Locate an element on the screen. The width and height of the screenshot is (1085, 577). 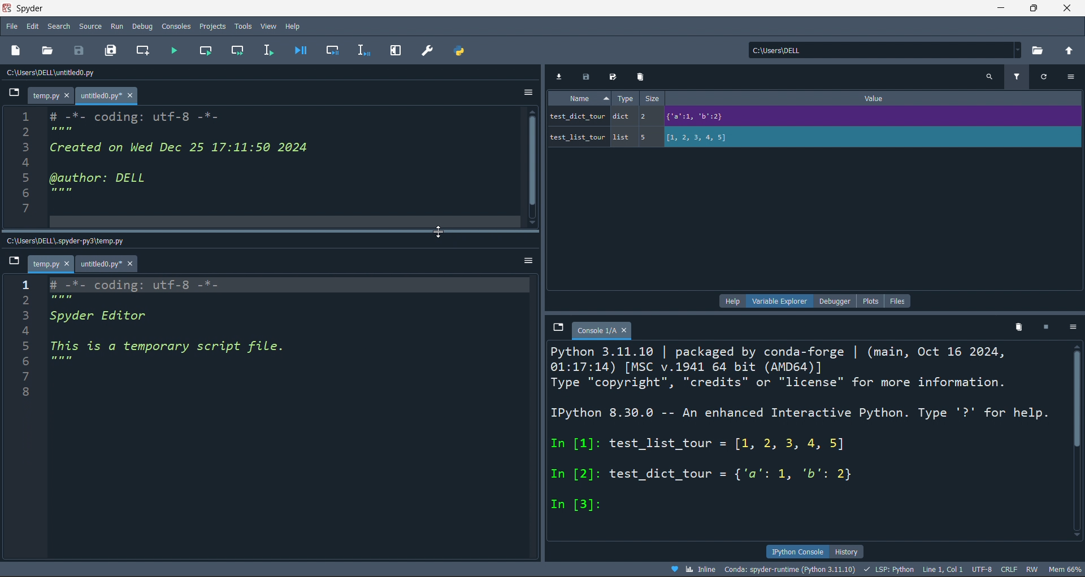
options is located at coordinates (1073, 77).